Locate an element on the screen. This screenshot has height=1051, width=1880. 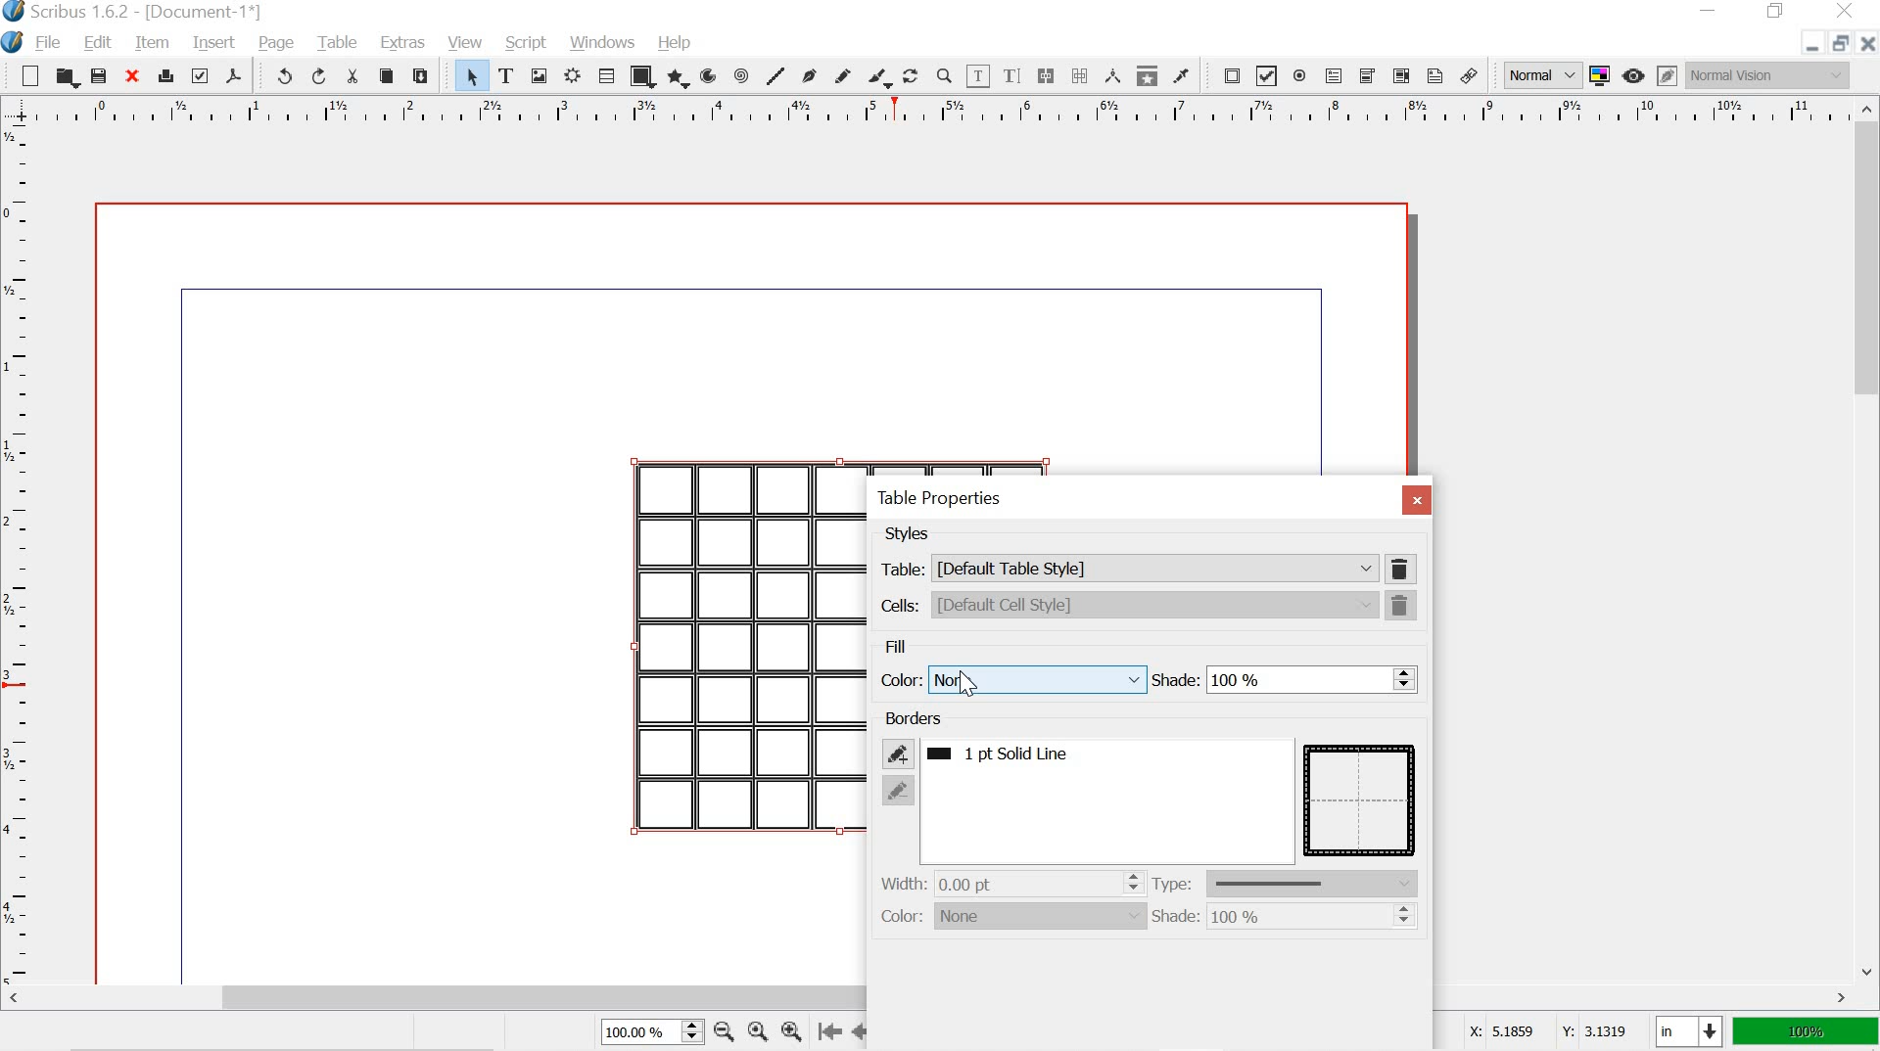
color: None is located at coordinates (1010, 678).